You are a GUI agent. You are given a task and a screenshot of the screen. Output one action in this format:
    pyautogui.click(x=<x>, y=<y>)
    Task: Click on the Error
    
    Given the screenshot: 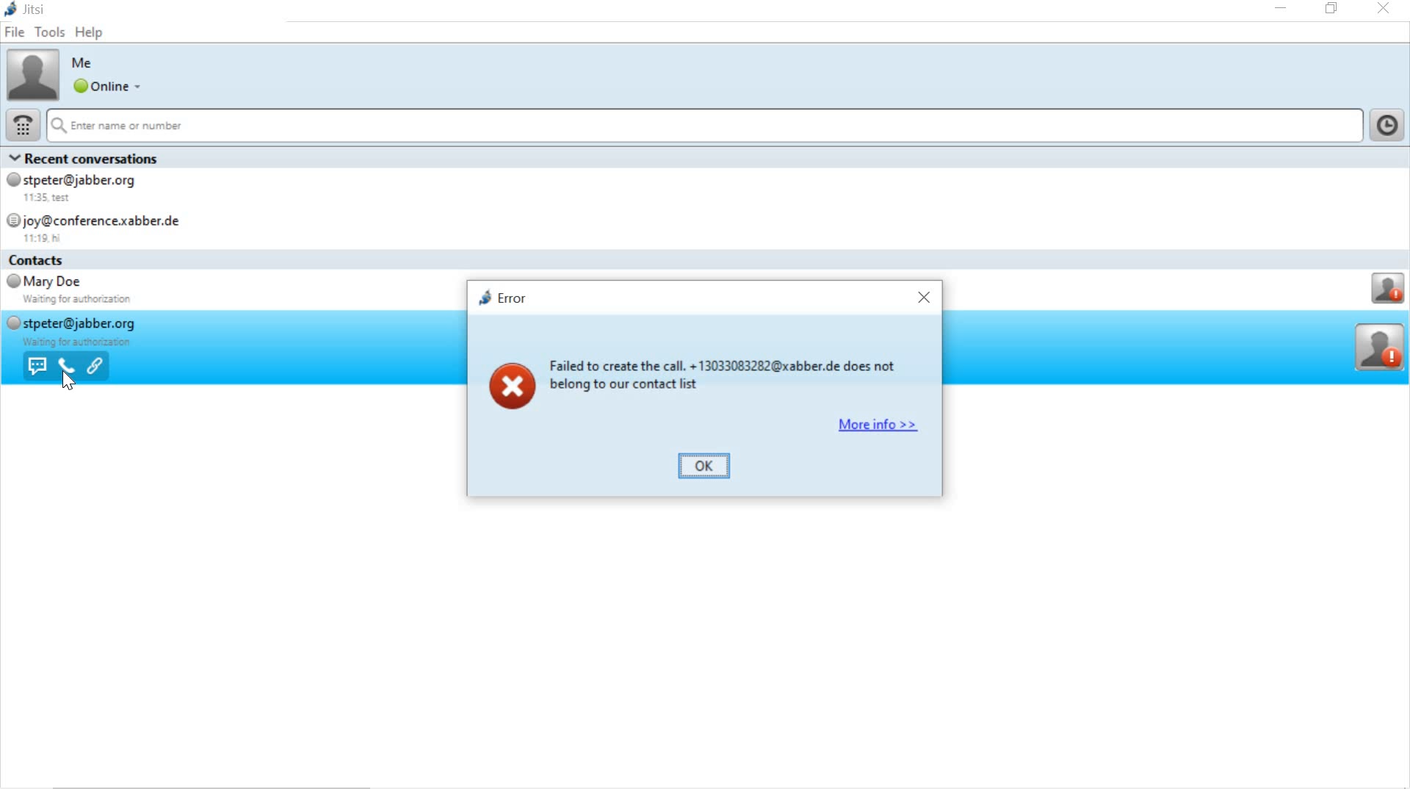 What is the action you would take?
    pyautogui.click(x=499, y=297)
    